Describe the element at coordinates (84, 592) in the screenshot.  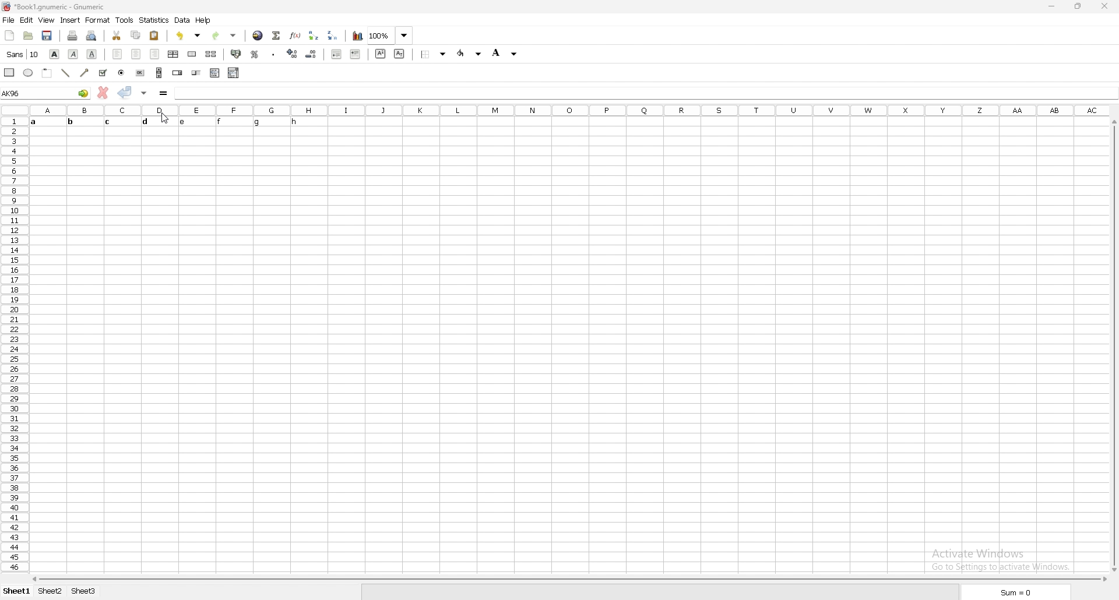
I see `sheet 3` at that location.